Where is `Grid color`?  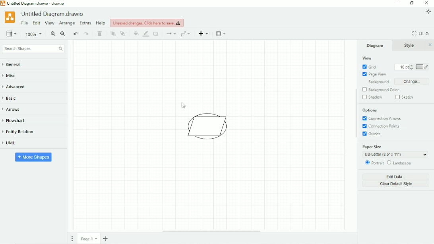
Grid color is located at coordinates (422, 67).